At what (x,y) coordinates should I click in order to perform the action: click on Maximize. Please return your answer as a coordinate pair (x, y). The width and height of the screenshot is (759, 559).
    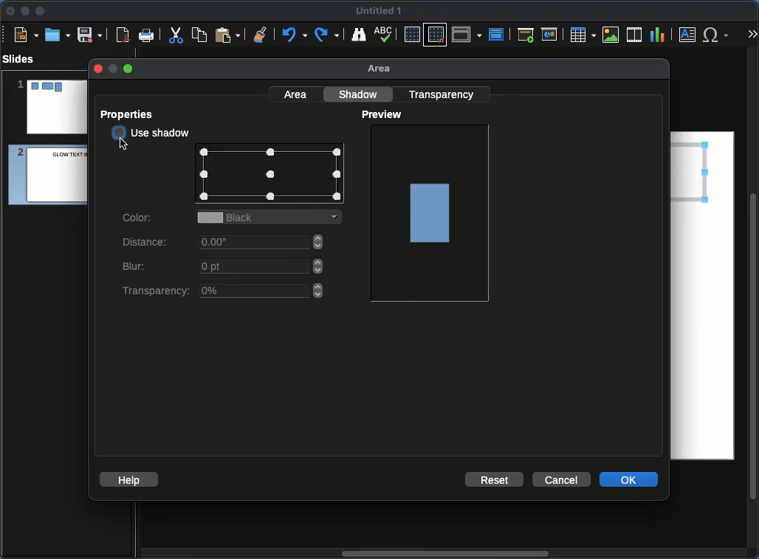
    Looking at the image, I should click on (41, 13).